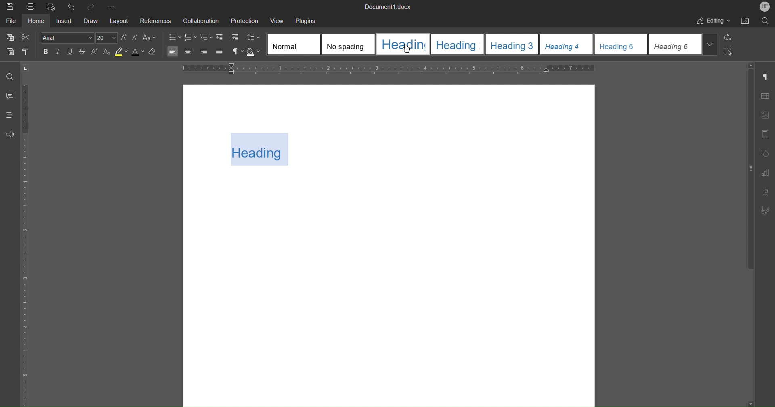 Image resolution: width=775 pixels, height=407 pixels. Describe the element at coordinates (154, 53) in the screenshot. I see `Erase Style` at that location.